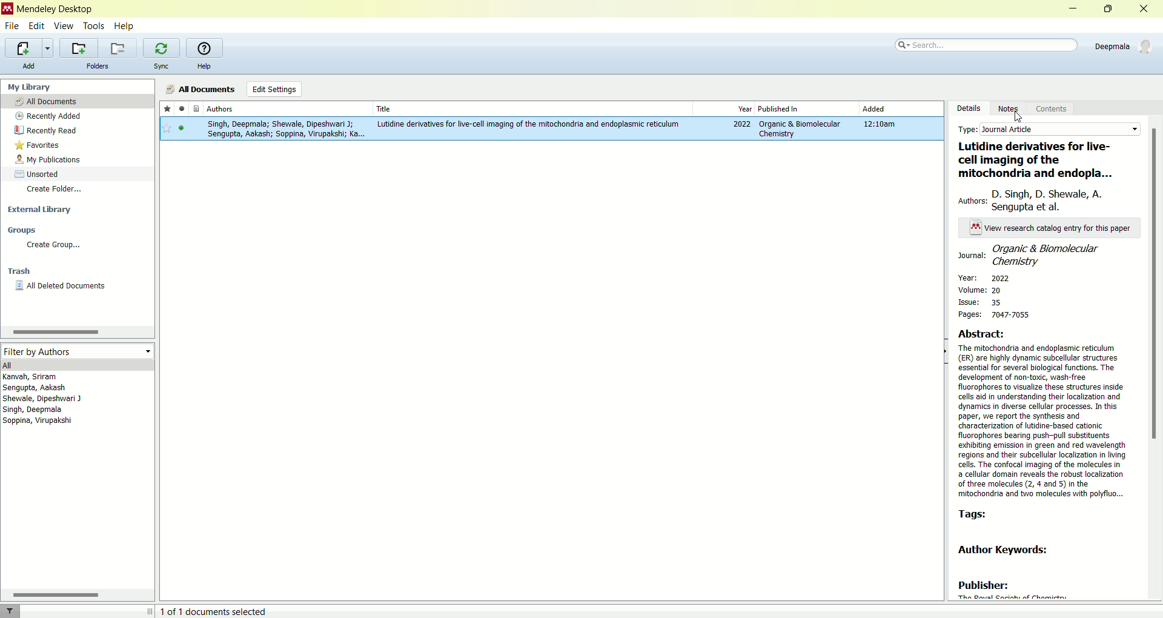 The height and width of the screenshot is (618, 1163). I want to click on Active, so click(183, 130).